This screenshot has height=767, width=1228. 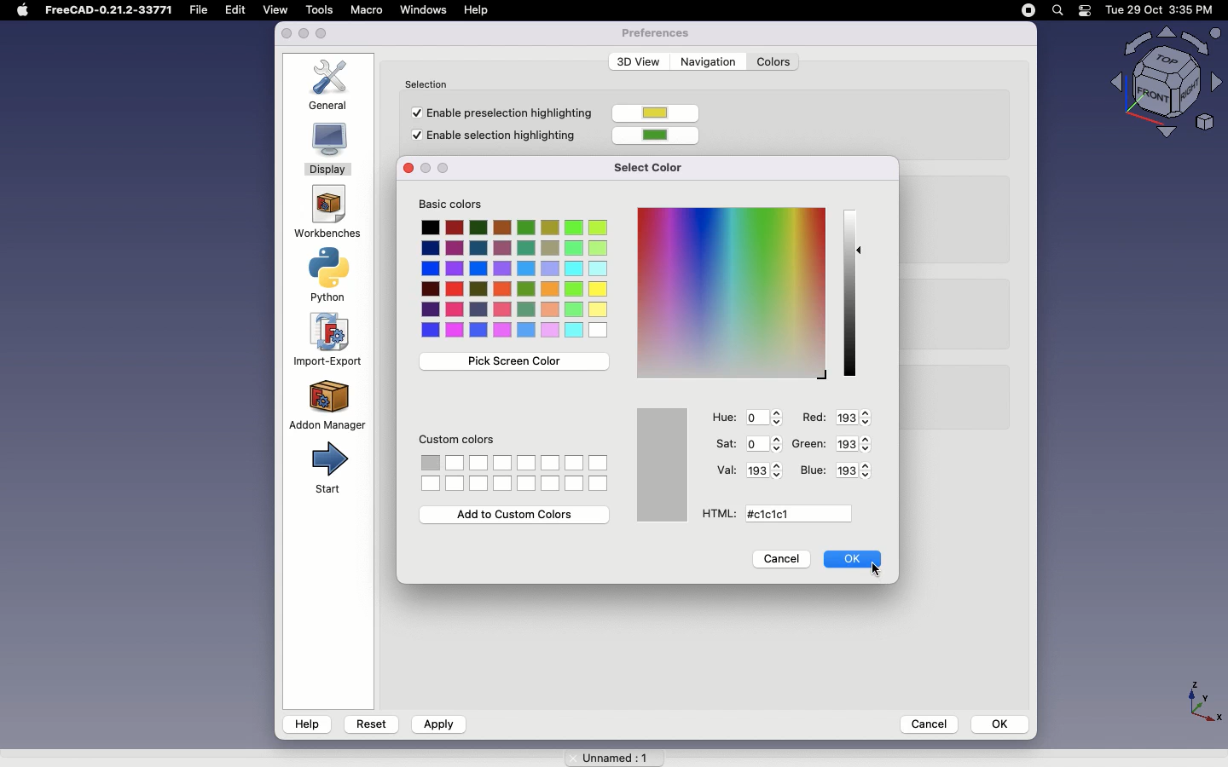 What do you see at coordinates (813, 418) in the screenshot?
I see `Red` at bounding box center [813, 418].